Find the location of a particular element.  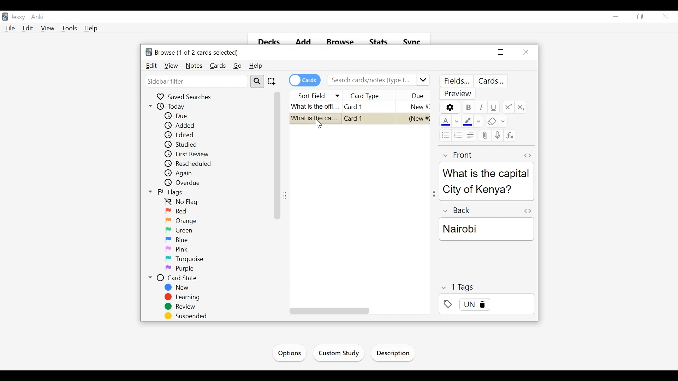

Equation is located at coordinates (510, 135).